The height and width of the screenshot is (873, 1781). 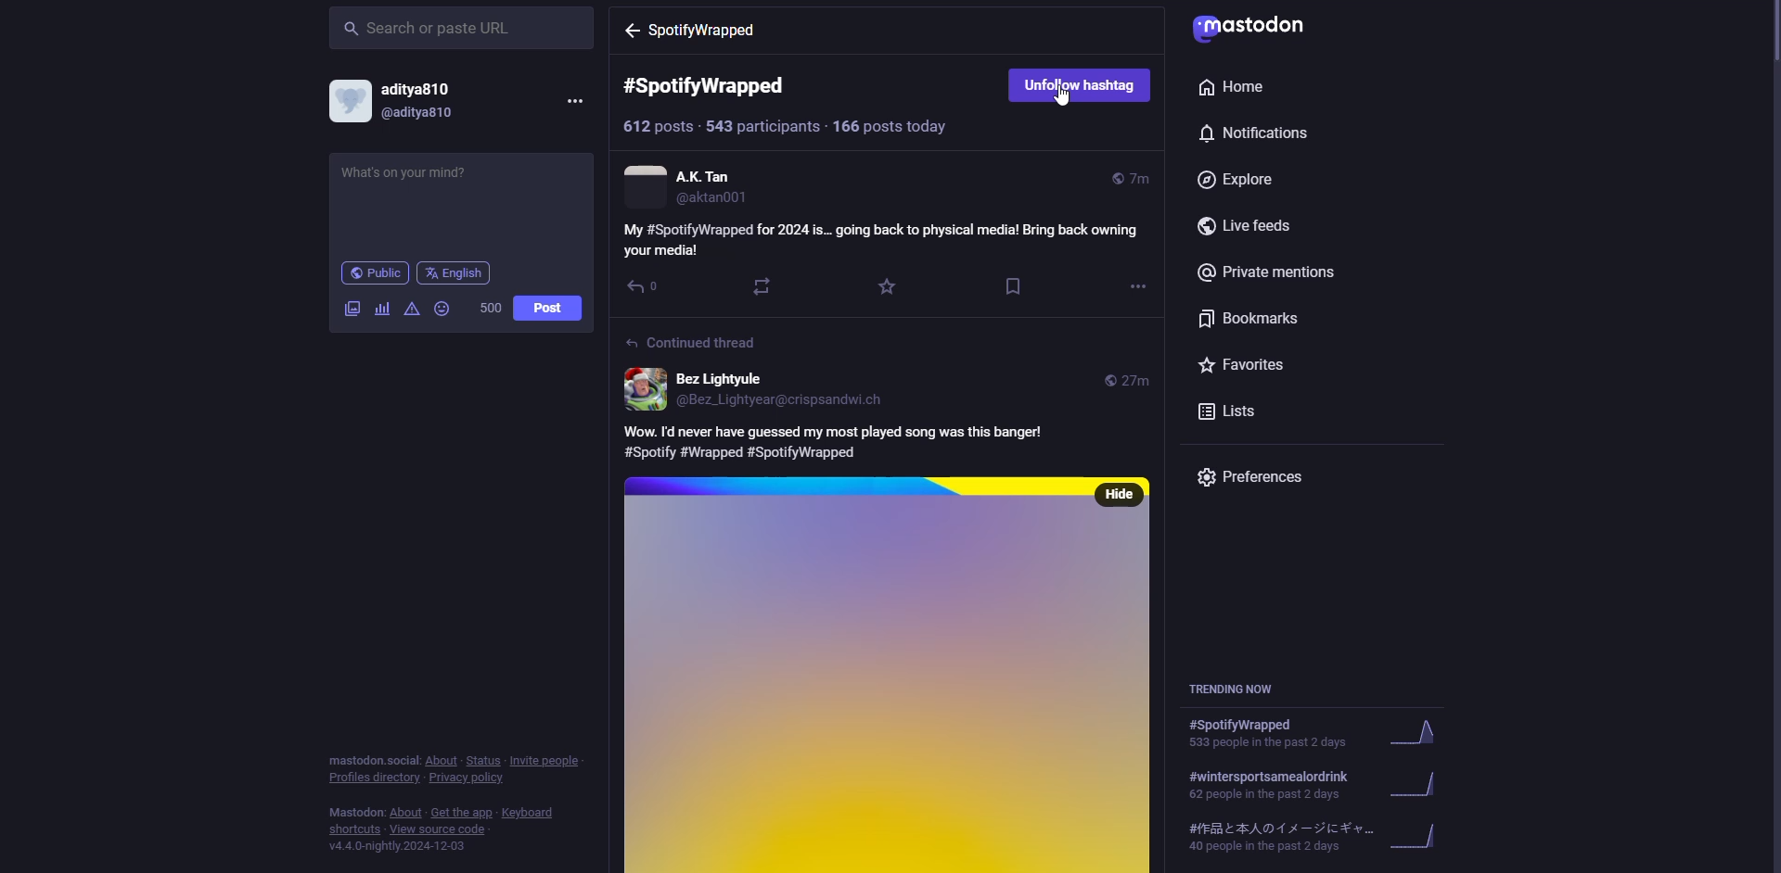 I want to click on participants, so click(x=762, y=127).